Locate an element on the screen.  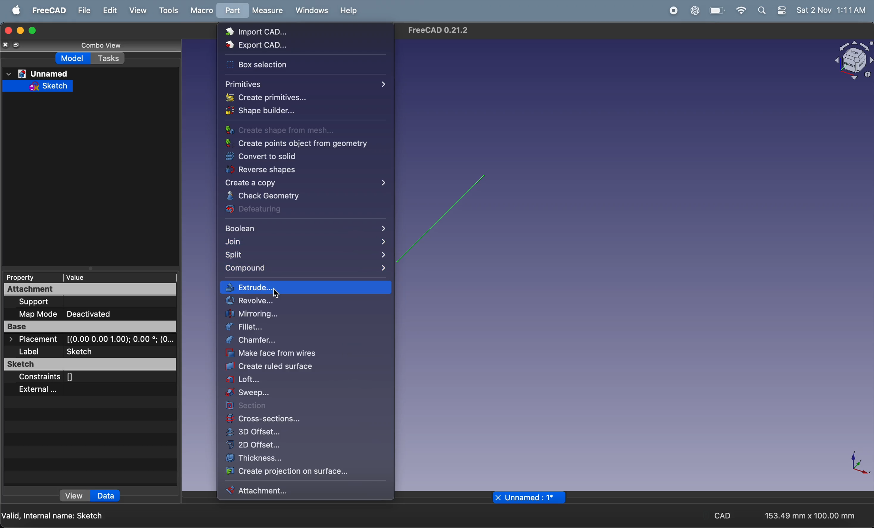
revolve... is located at coordinates (303, 302).